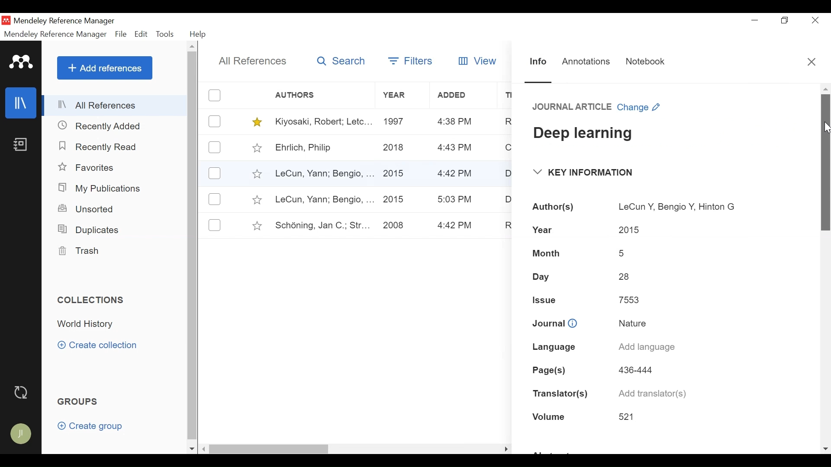 This screenshot has height=467, width=831. What do you see at coordinates (105, 68) in the screenshot?
I see `Add References` at bounding box center [105, 68].